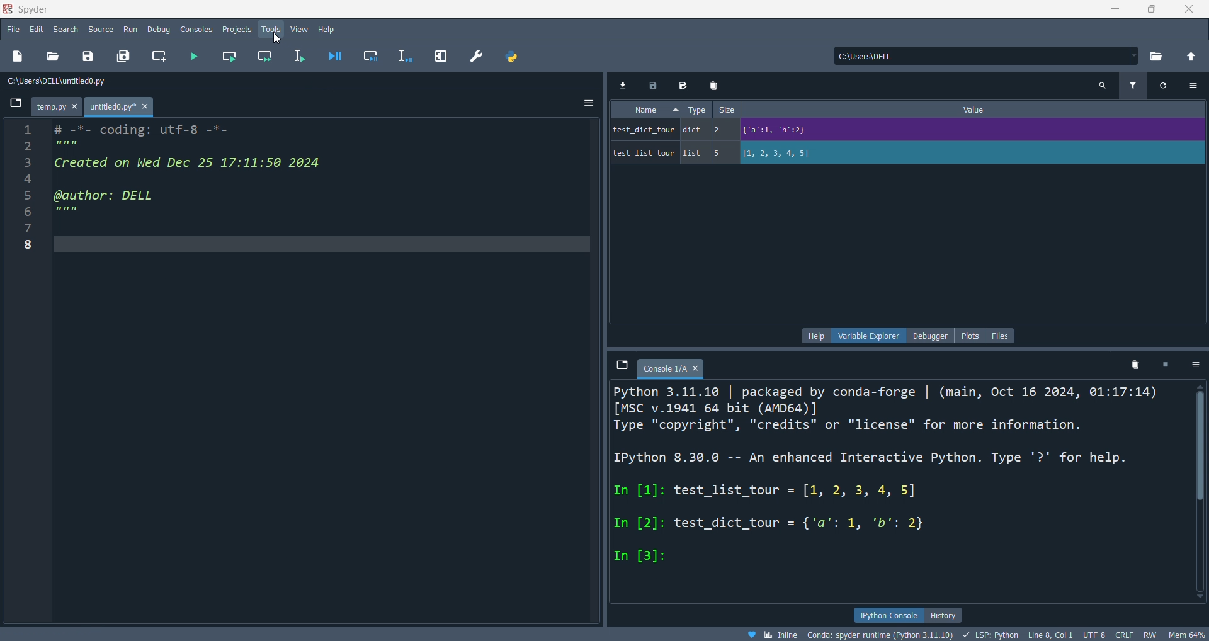  What do you see at coordinates (1195, 89) in the screenshot?
I see `options` at bounding box center [1195, 89].